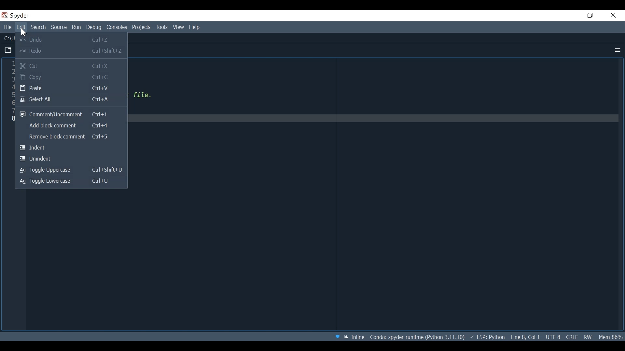  What do you see at coordinates (614, 15) in the screenshot?
I see `Close` at bounding box center [614, 15].